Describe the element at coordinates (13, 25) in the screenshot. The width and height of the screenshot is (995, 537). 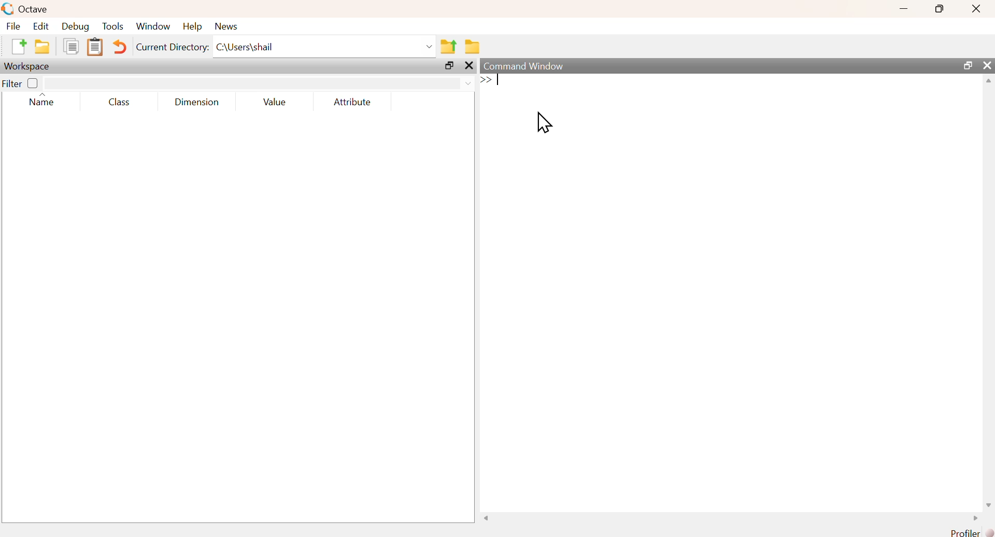
I see `File` at that location.